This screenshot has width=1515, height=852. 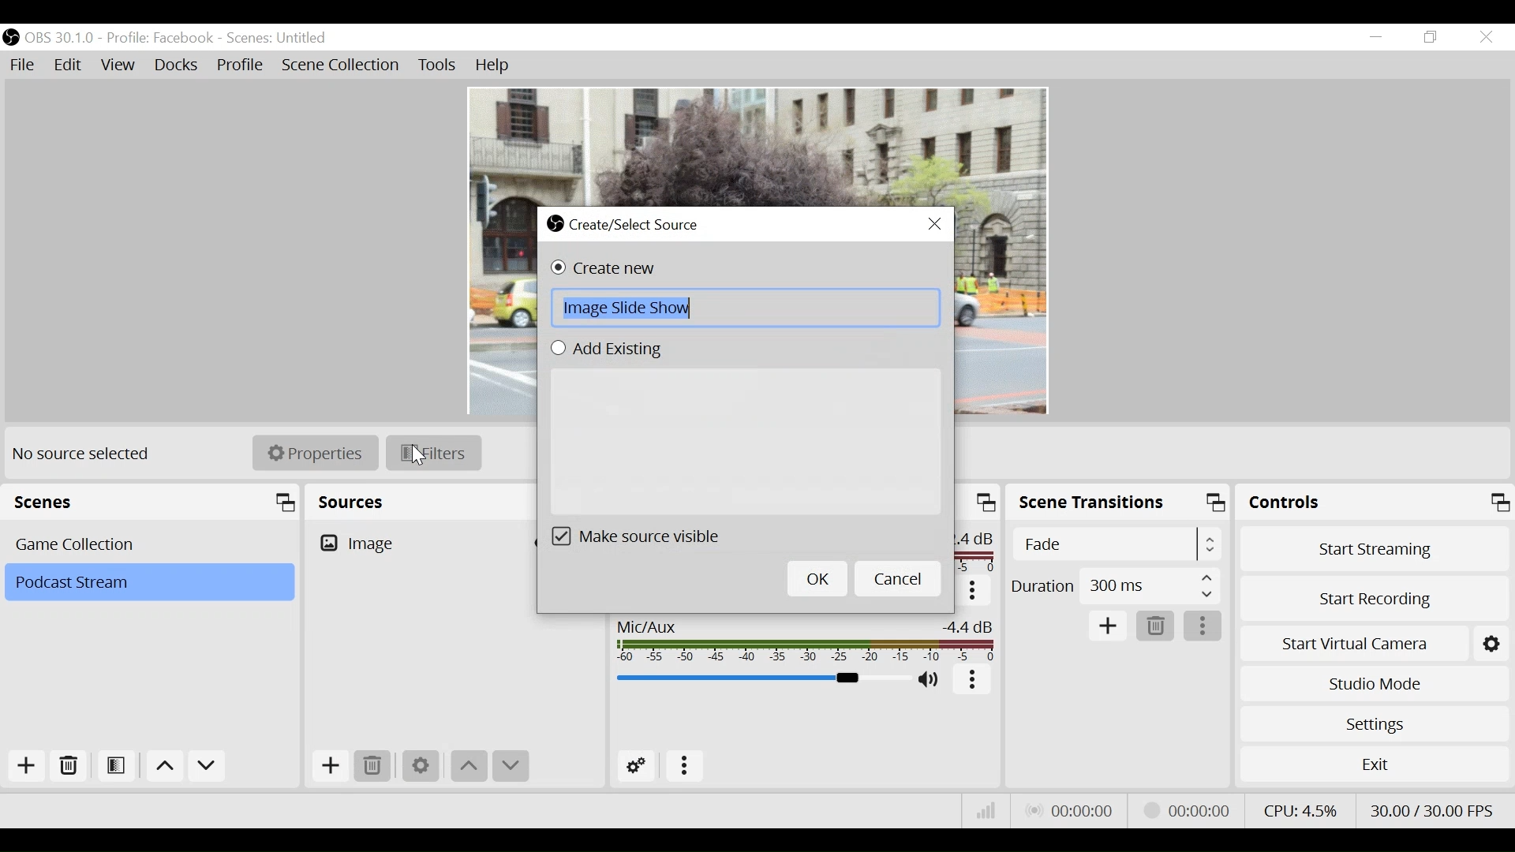 I want to click on minimize, so click(x=1379, y=37).